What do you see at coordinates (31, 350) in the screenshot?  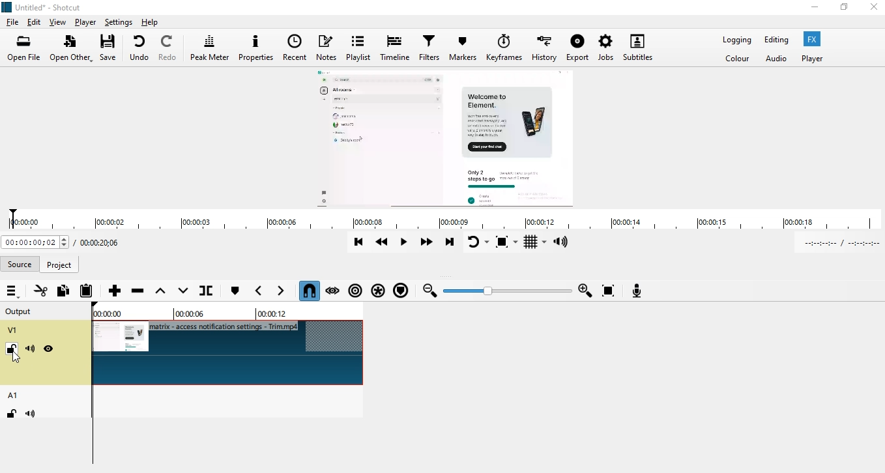 I see `mute` at bounding box center [31, 350].